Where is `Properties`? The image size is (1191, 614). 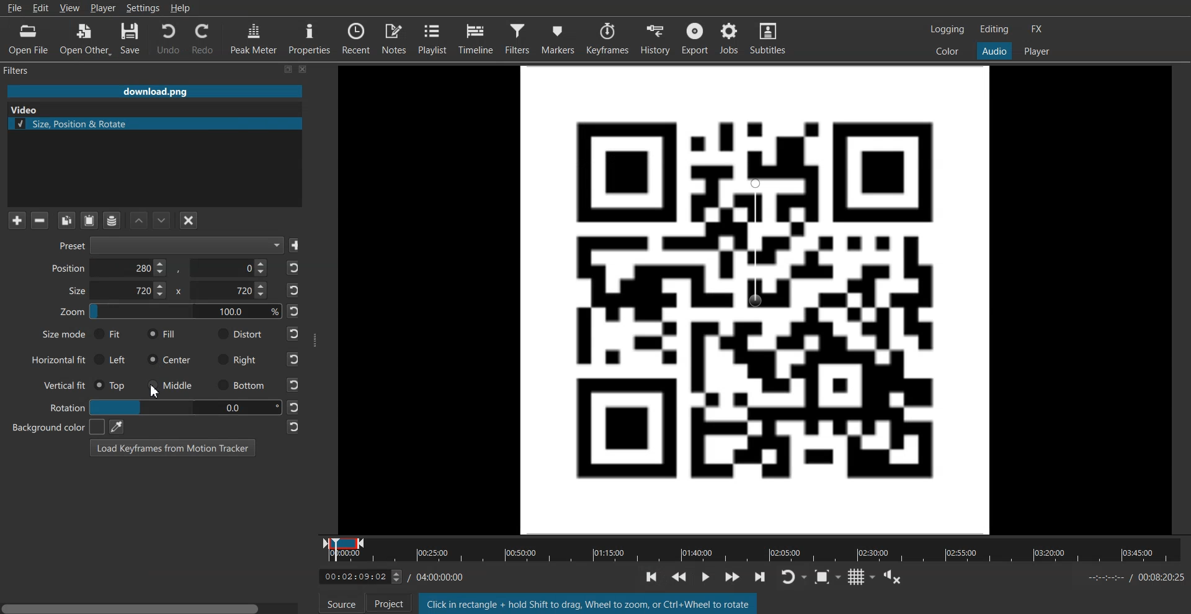
Properties is located at coordinates (309, 38).